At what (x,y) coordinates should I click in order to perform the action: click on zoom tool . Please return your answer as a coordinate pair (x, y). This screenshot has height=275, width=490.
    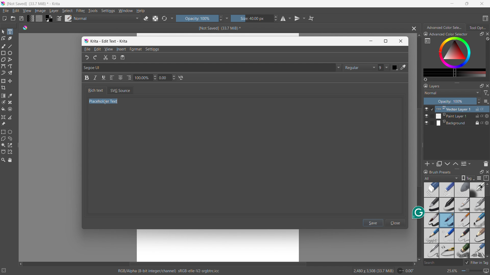
    Looking at the image, I should click on (3, 159).